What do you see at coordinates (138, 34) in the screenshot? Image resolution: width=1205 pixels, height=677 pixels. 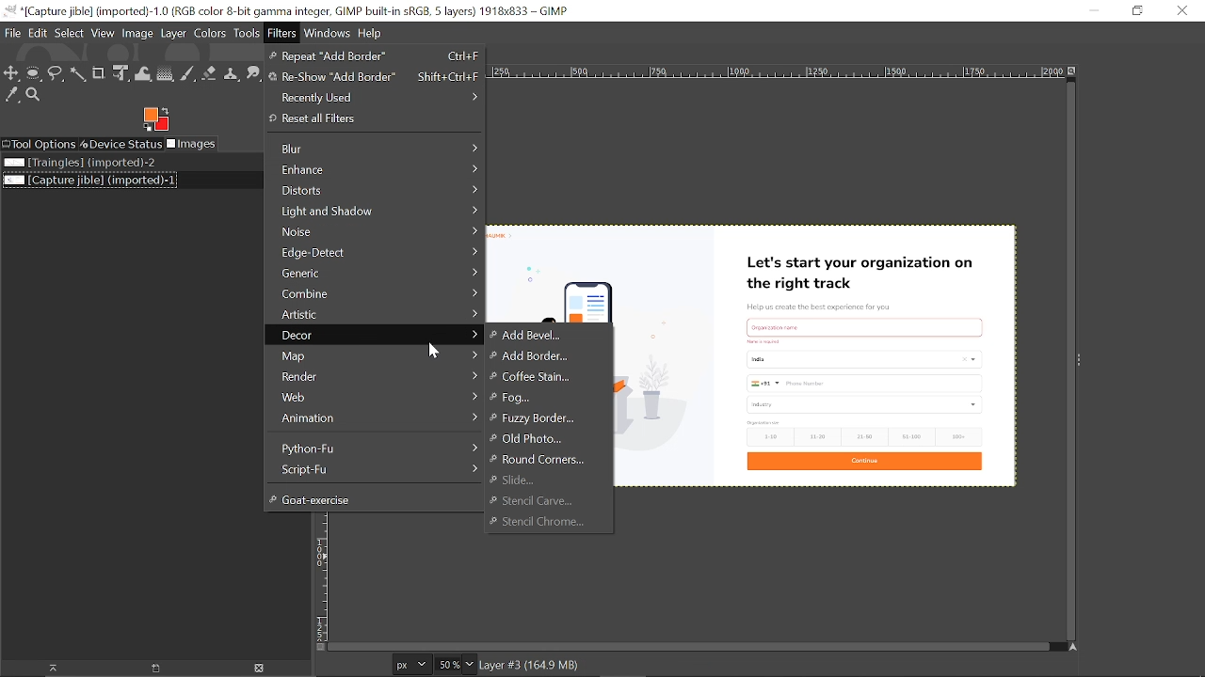 I see `Image` at bounding box center [138, 34].